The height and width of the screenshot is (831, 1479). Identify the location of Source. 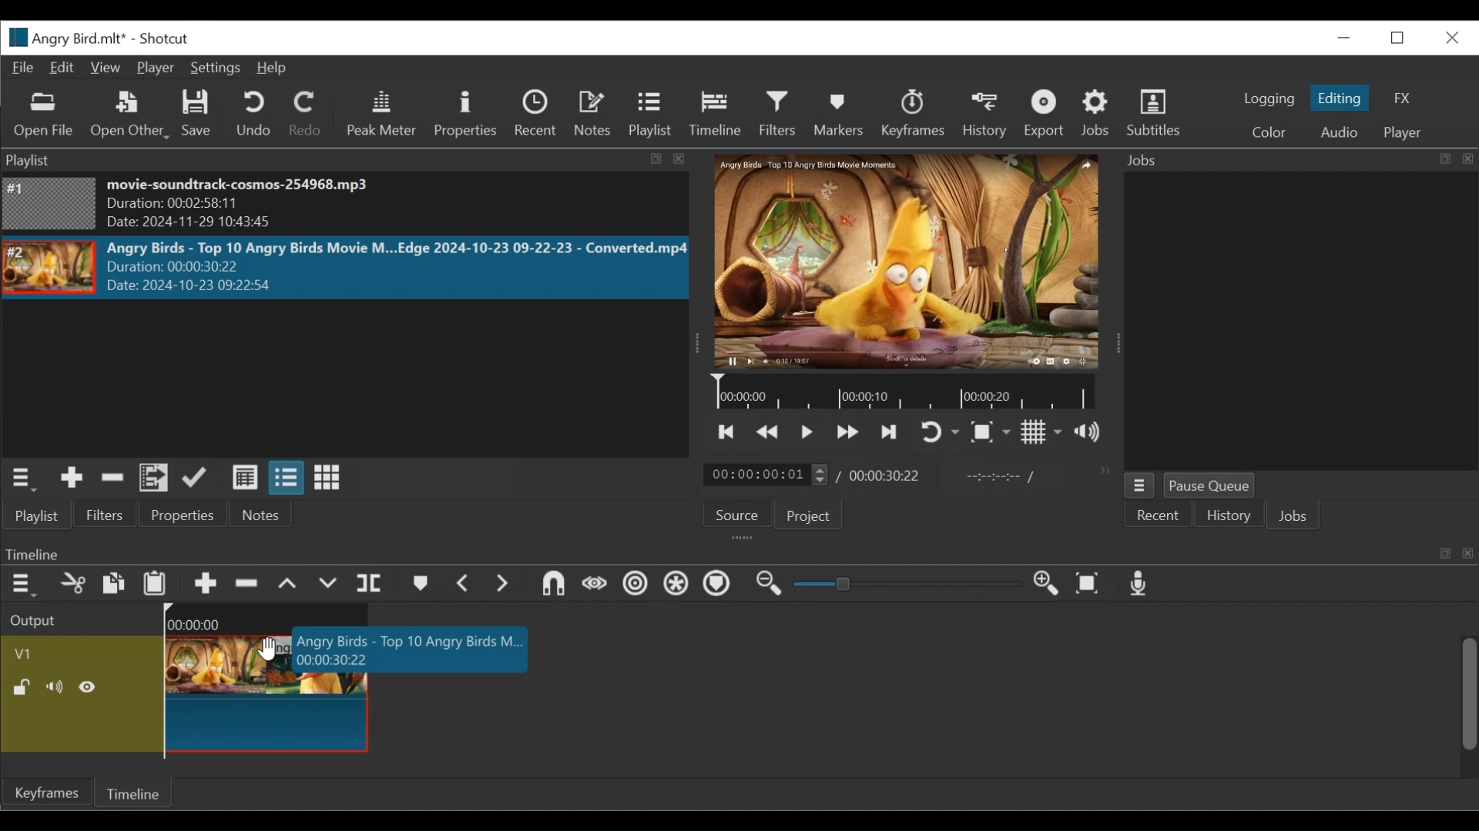
(738, 516).